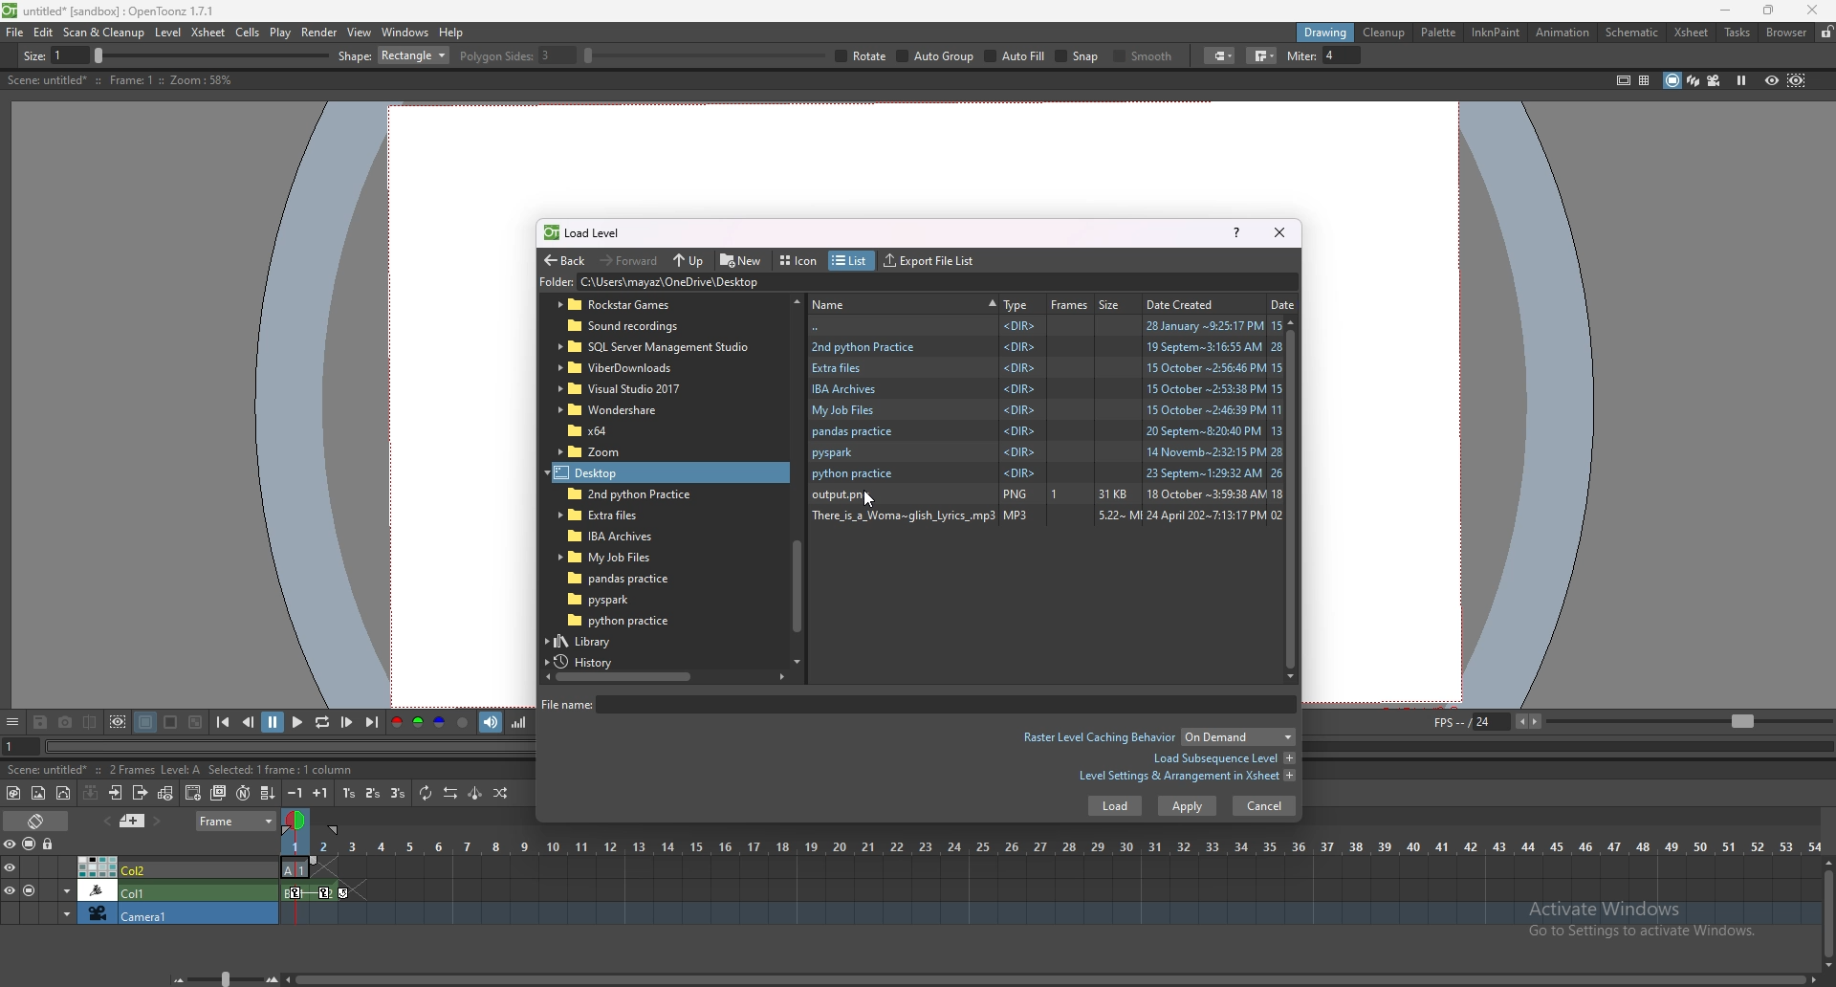  I want to click on edit, so click(44, 32).